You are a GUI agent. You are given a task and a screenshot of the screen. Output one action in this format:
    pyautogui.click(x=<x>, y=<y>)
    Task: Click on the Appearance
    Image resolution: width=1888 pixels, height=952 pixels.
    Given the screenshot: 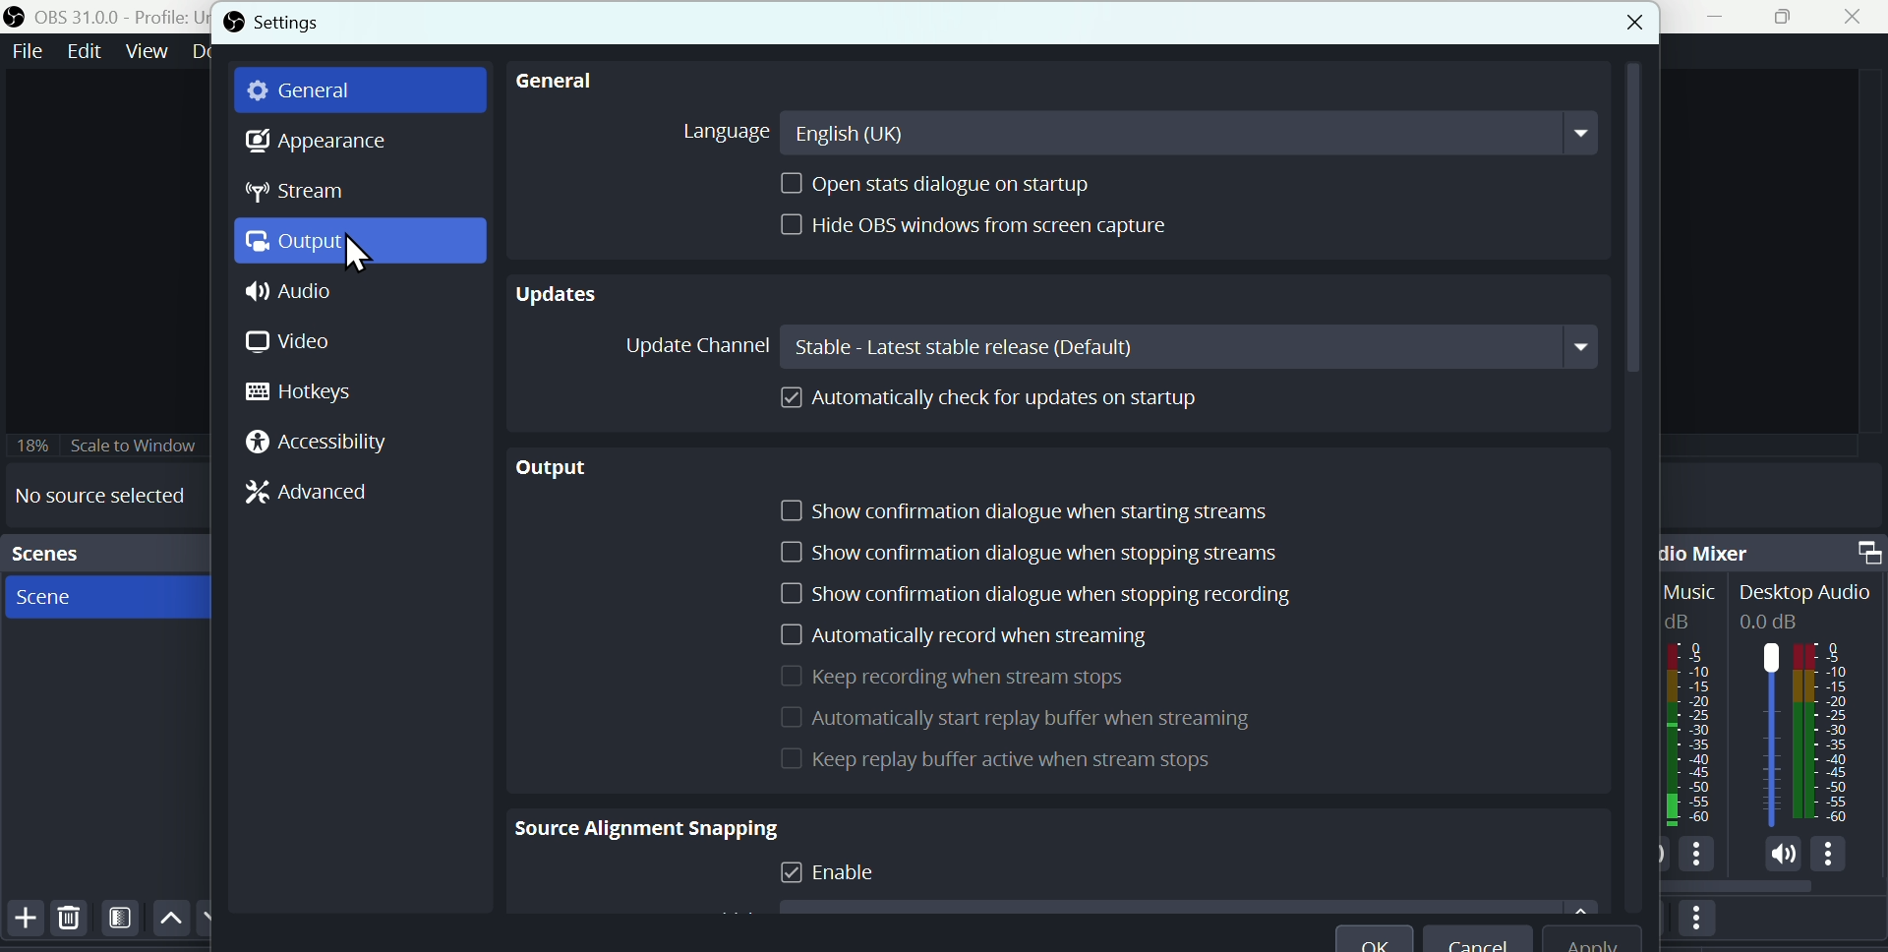 What is the action you would take?
    pyautogui.click(x=311, y=143)
    